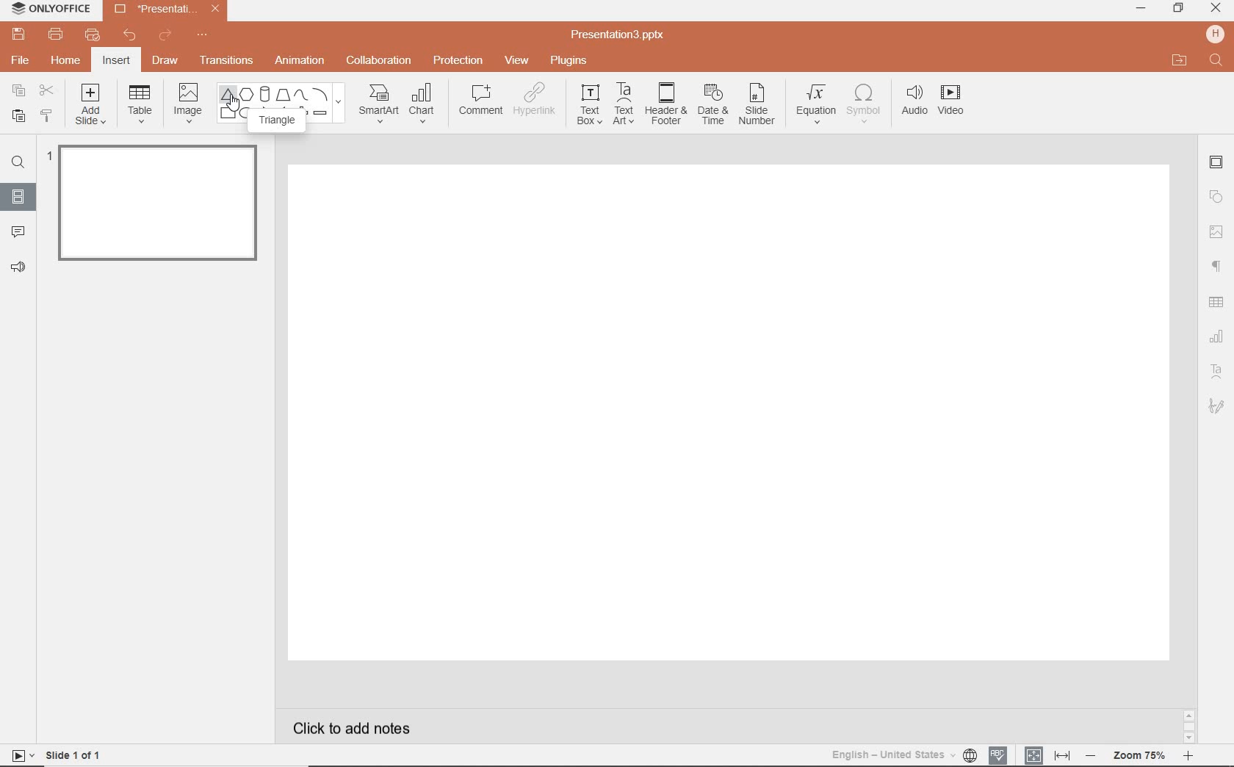 The image size is (1234, 767). Describe the element at coordinates (187, 104) in the screenshot. I see `IMAGE` at that location.